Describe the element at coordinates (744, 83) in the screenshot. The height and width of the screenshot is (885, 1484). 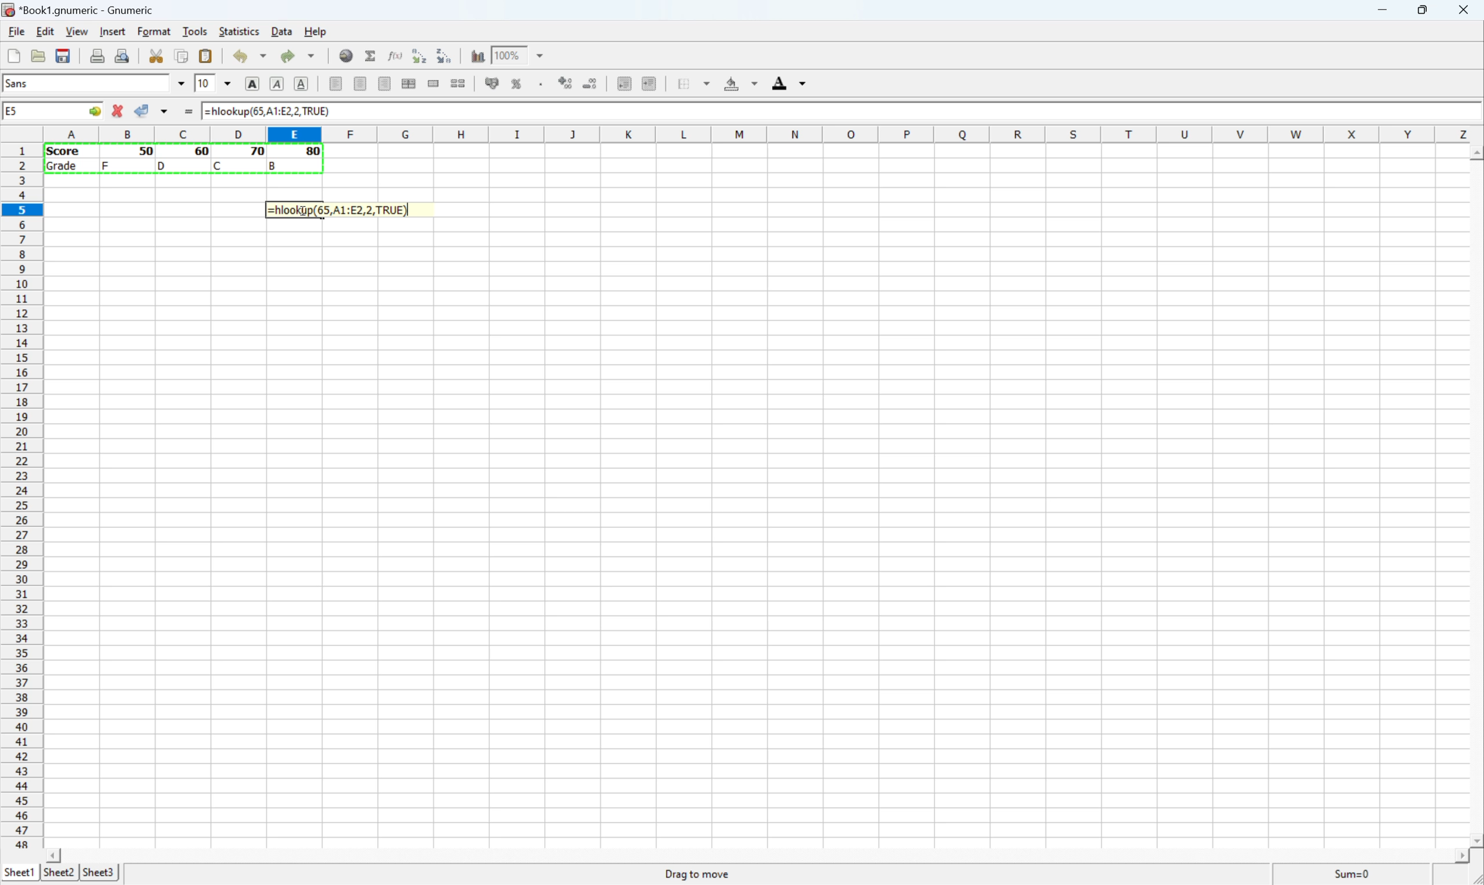
I see `Background` at that location.